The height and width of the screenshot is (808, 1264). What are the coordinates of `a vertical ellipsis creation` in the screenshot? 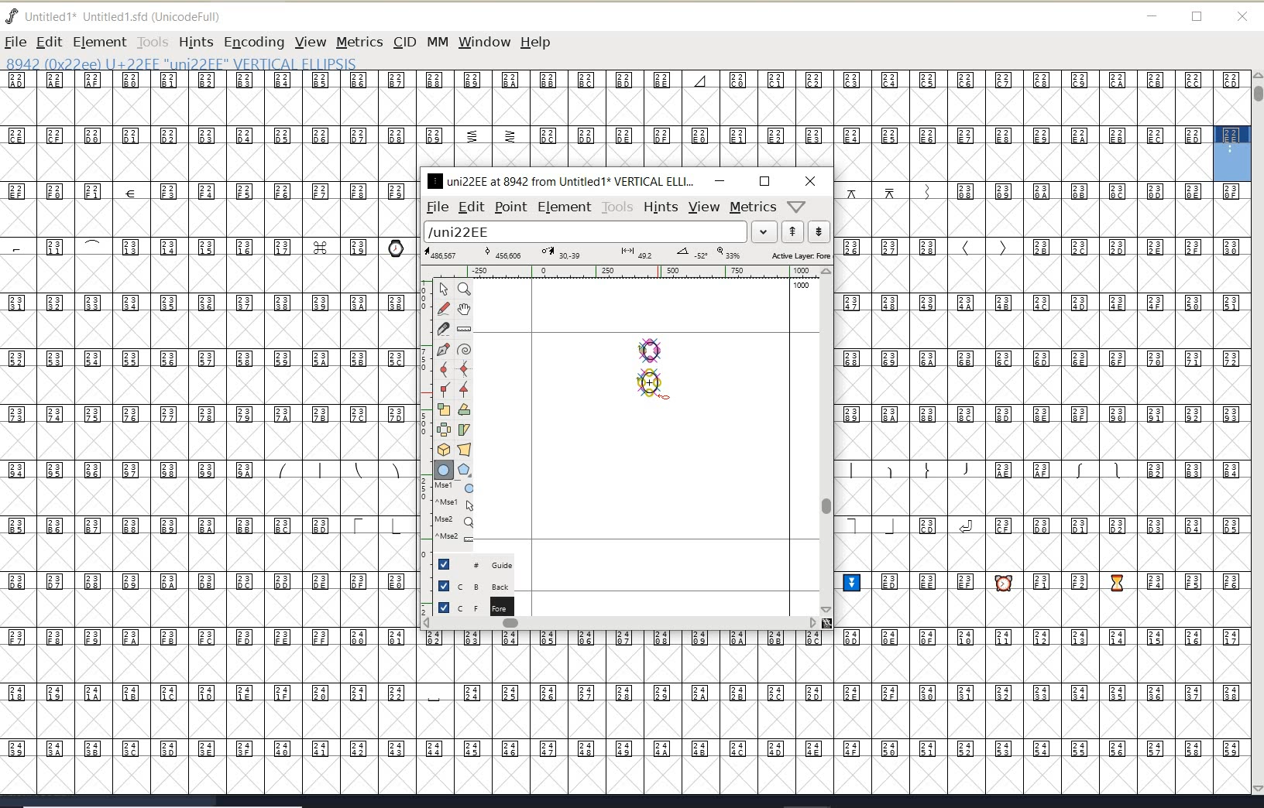 It's located at (654, 348).